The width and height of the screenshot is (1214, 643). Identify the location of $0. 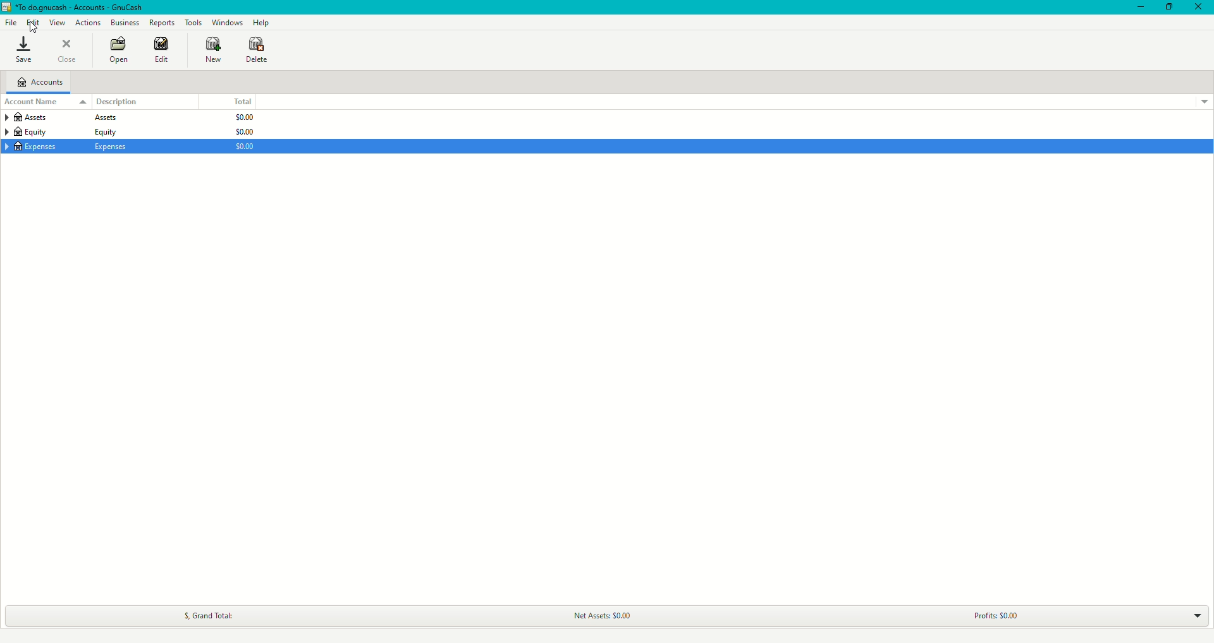
(241, 133).